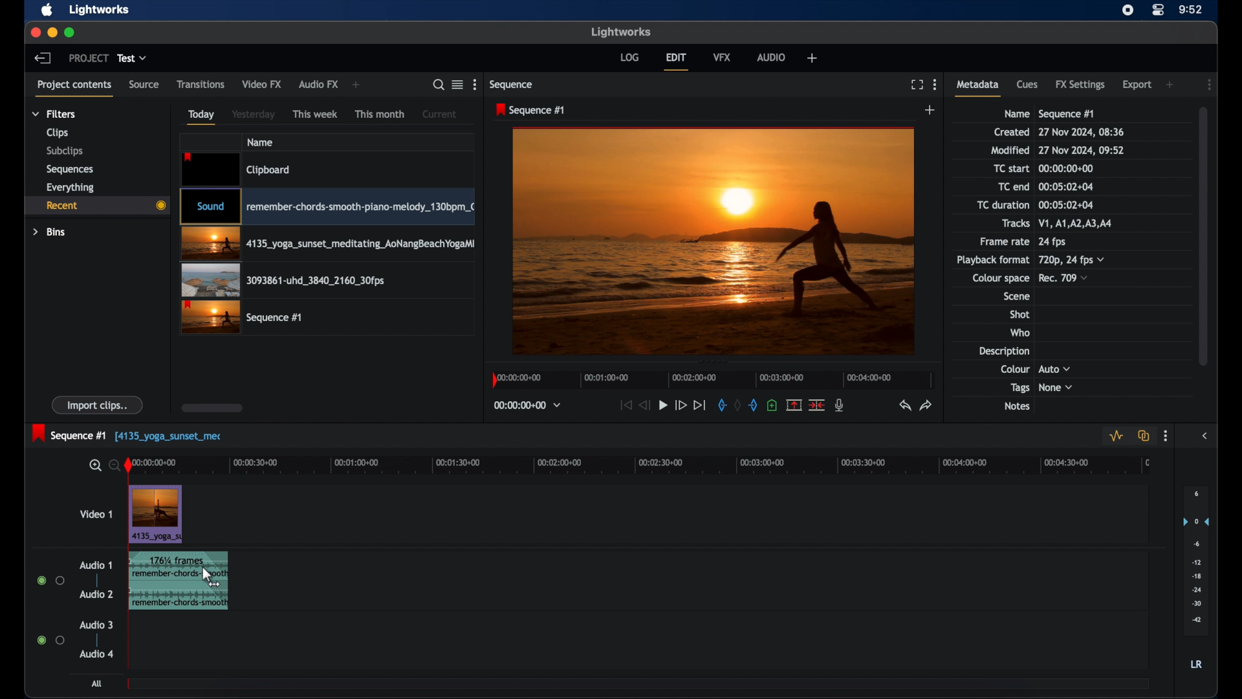 Image resolution: width=1242 pixels, height=699 pixels. Describe the element at coordinates (213, 408) in the screenshot. I see `scroll box` at that location.